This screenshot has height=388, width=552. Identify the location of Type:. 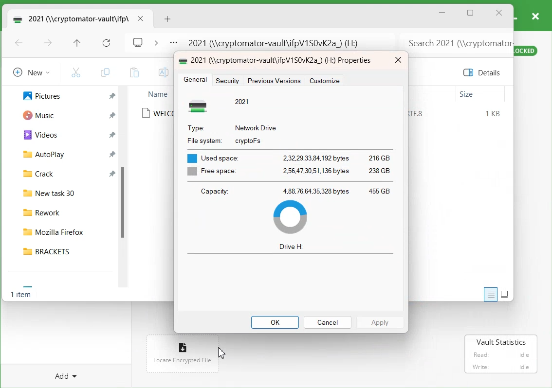
(196, 127).